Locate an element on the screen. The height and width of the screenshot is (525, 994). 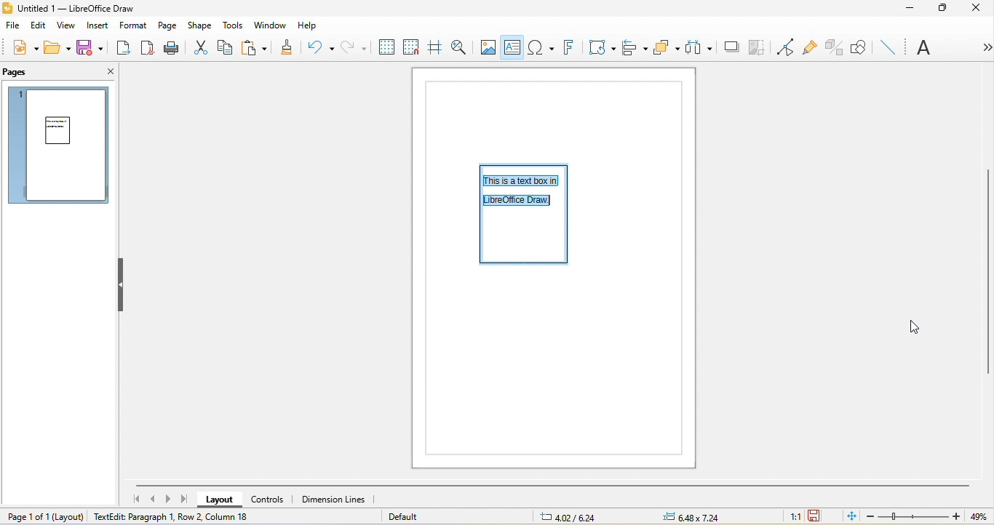
window is located at coordinates (270, 26).